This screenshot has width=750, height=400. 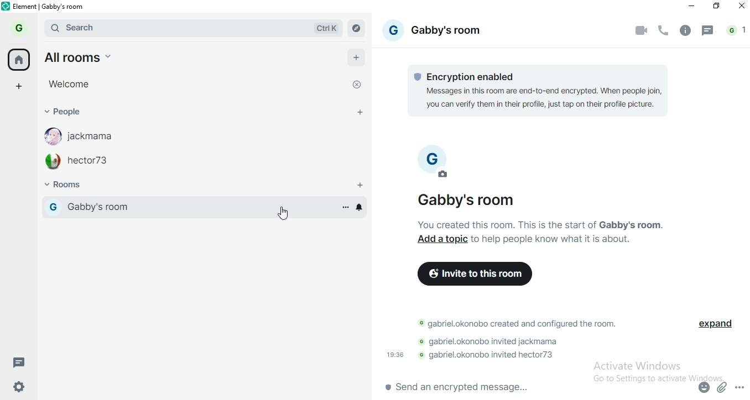 I want to click on text 3, so click(x=515, y=325).